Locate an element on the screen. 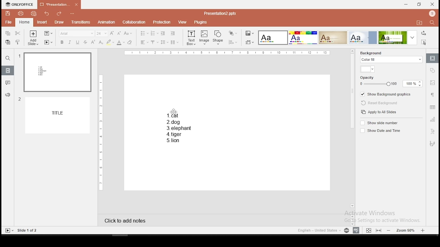  paragraph settings is located at coordinates (432, 95).